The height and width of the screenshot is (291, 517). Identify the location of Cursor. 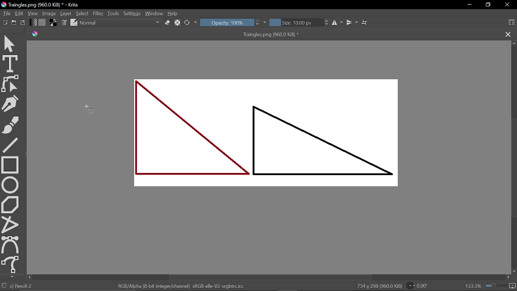
(88, 108).